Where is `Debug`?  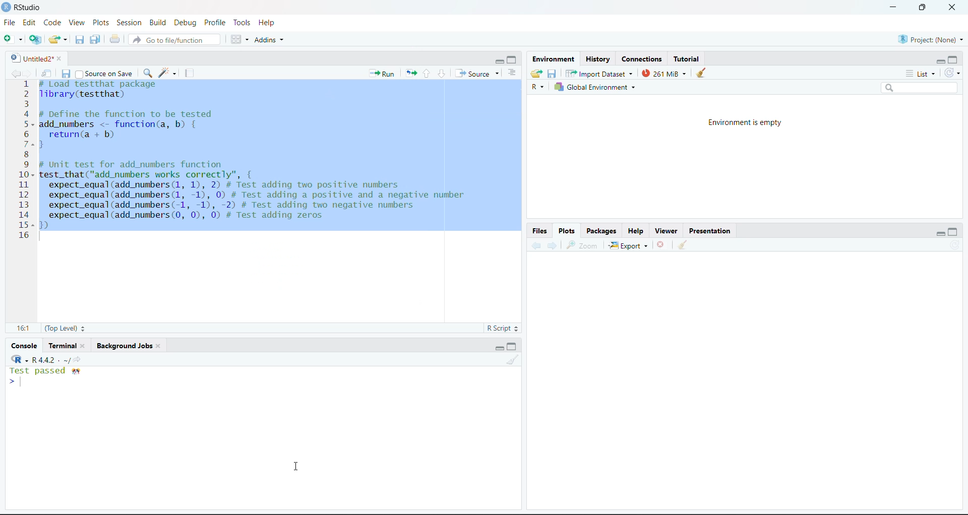
Debug is located at coordinates (185, 23).